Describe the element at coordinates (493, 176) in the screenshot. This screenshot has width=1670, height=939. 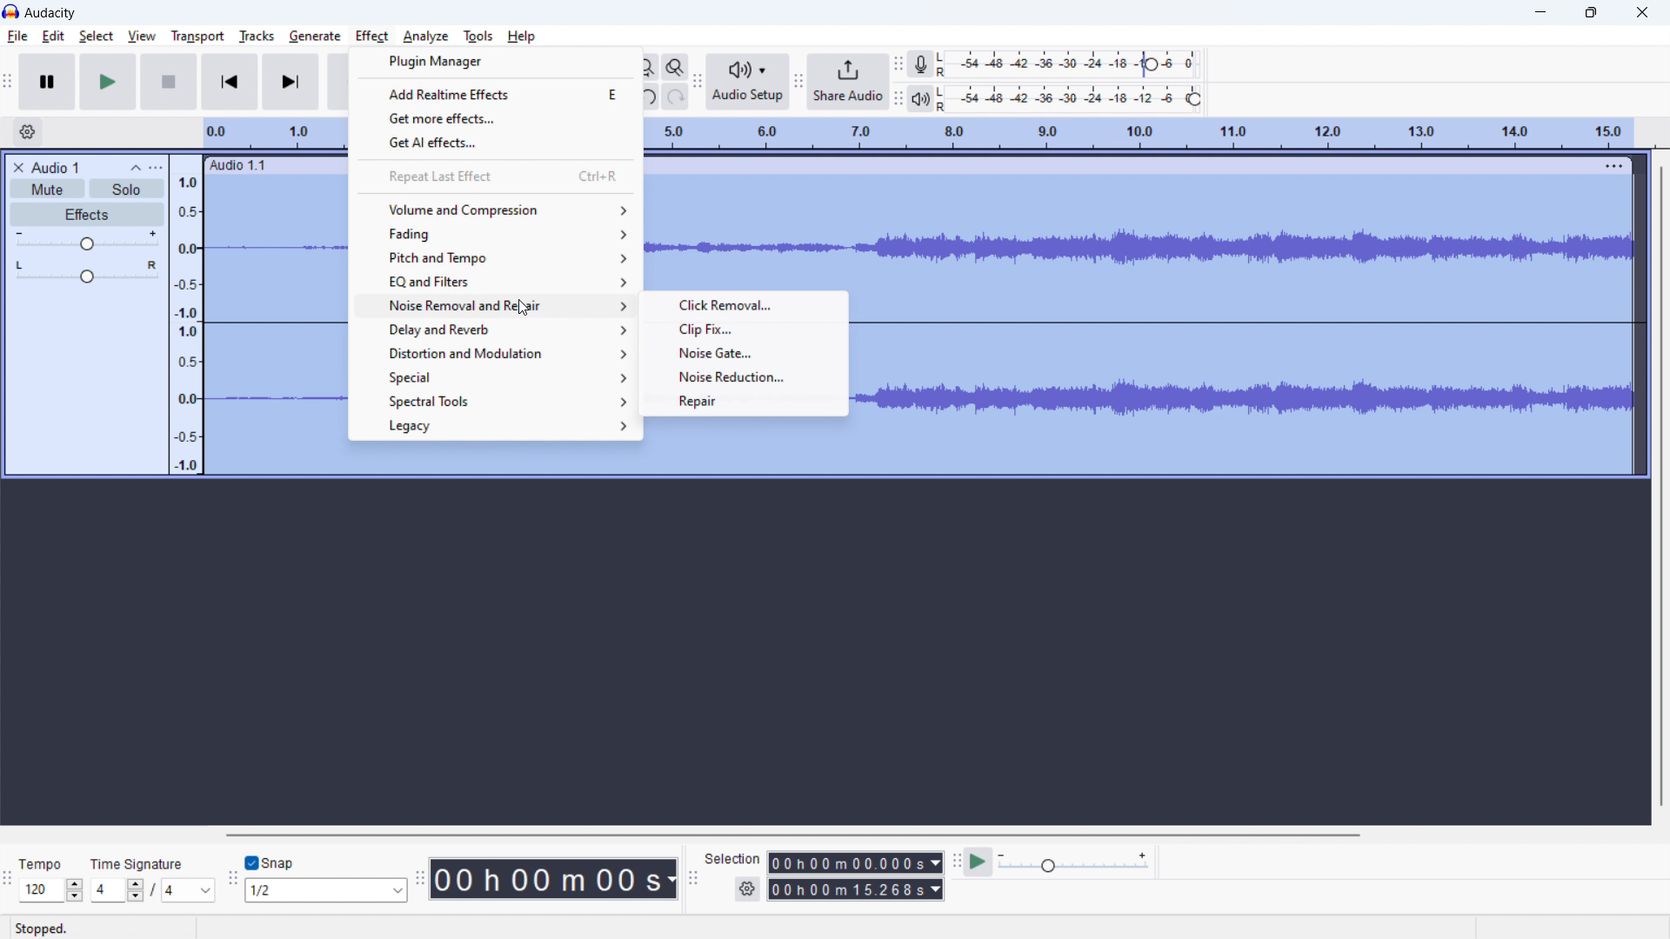
I see `repeat last effect` at that location.